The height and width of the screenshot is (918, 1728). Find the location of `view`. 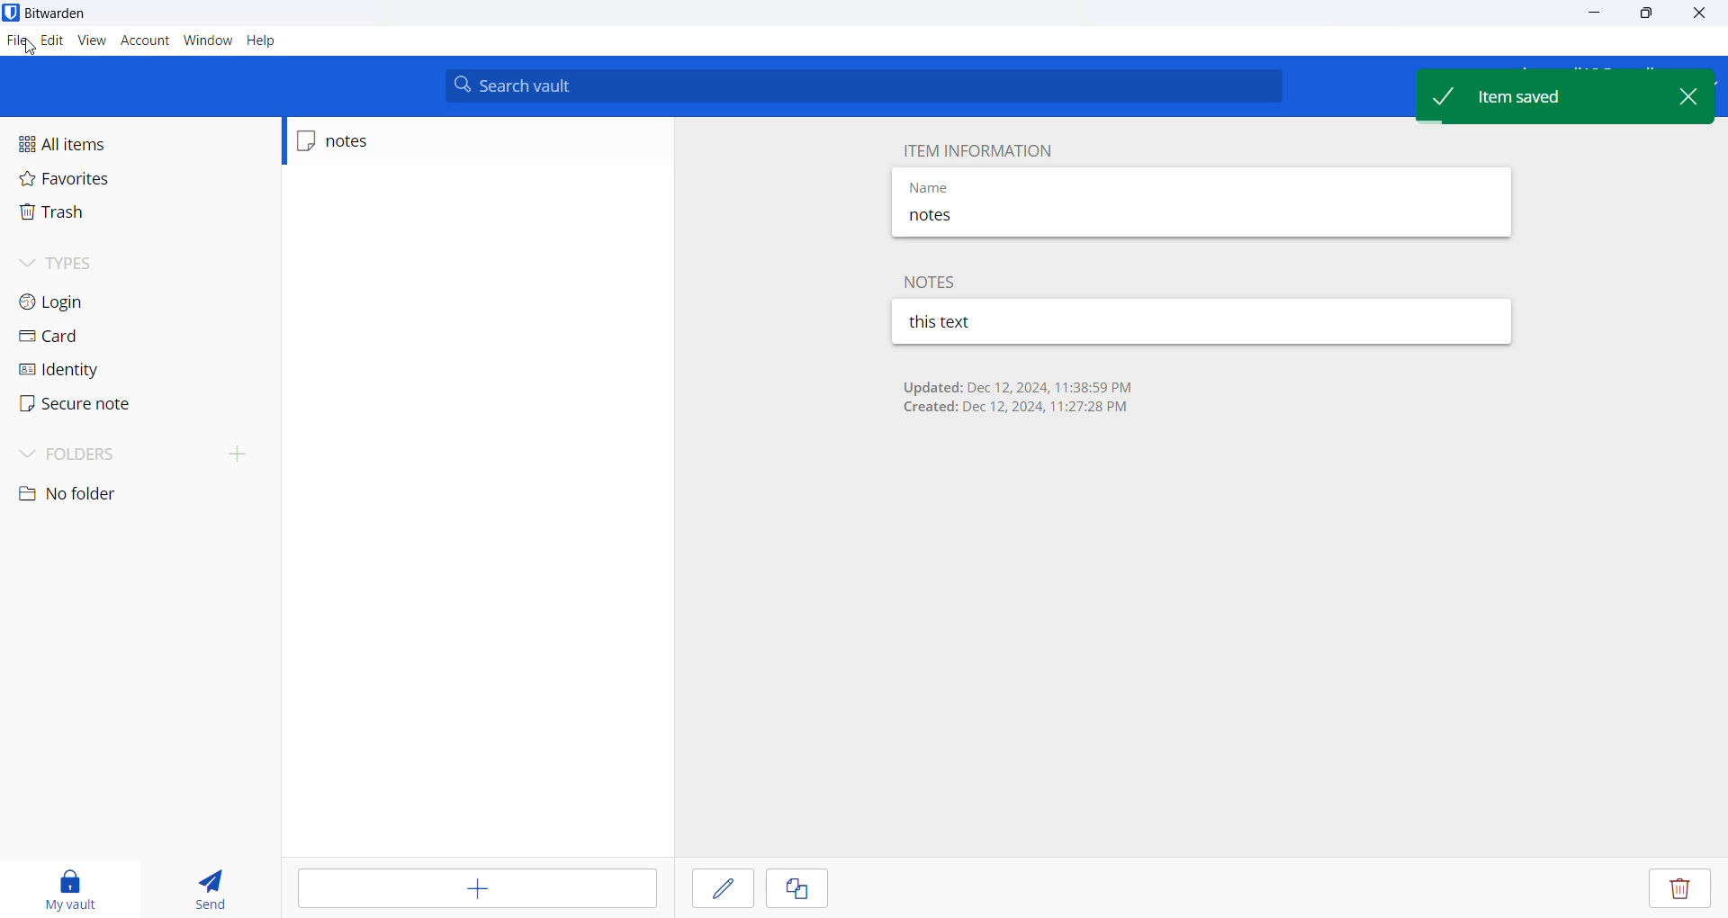

view is located at coordinates (90, 40).